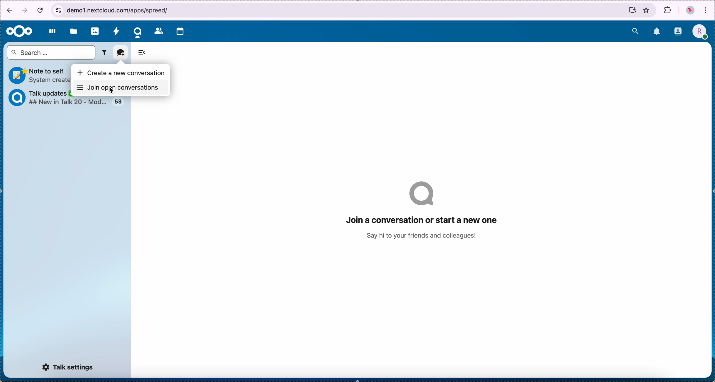  I want to click on navigation arrows, so click(16, 10).